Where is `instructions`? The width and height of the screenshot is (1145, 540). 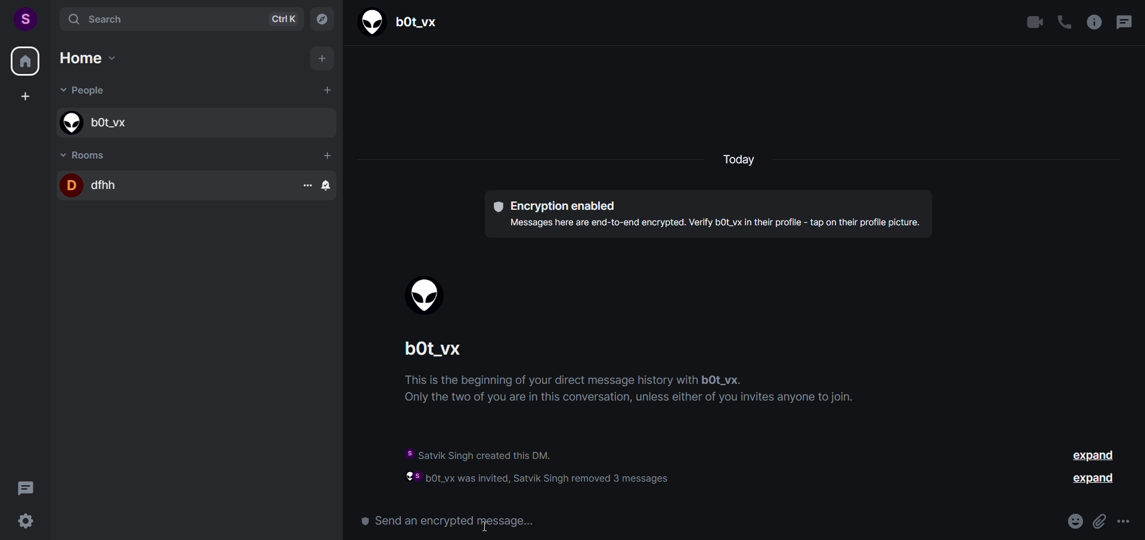 instructions is located at coordinates (639, 392).